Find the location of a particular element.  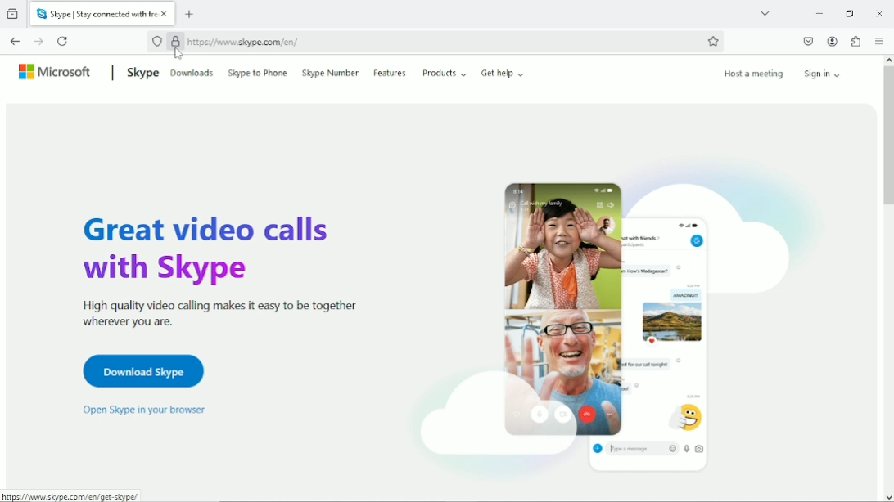

Verified by Microsoft Corporation is located at coordinates (175, 41).